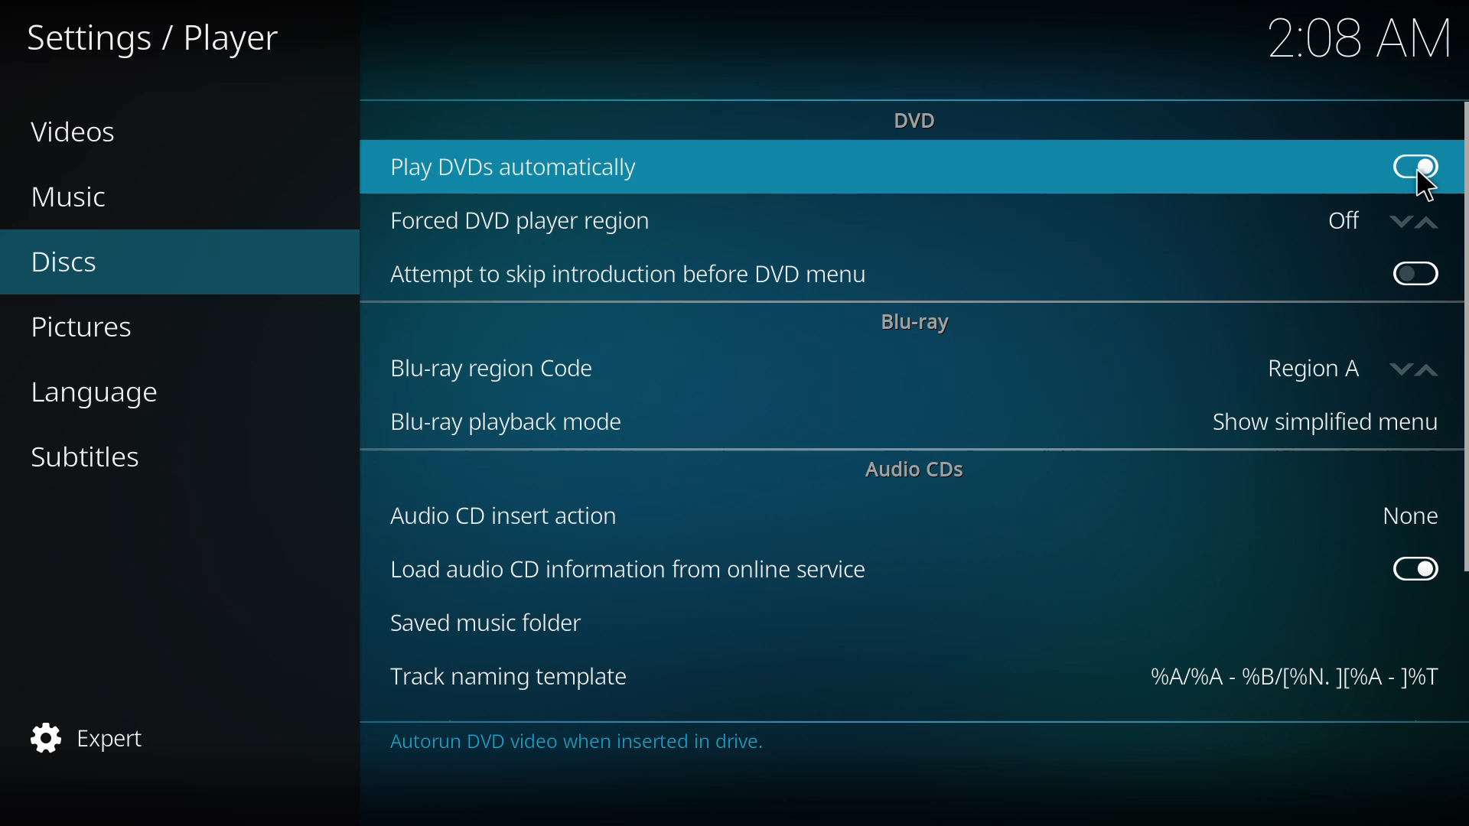  Describe the element at coordinates (88, 329) in the screenshot. I see `pictures` at that location.